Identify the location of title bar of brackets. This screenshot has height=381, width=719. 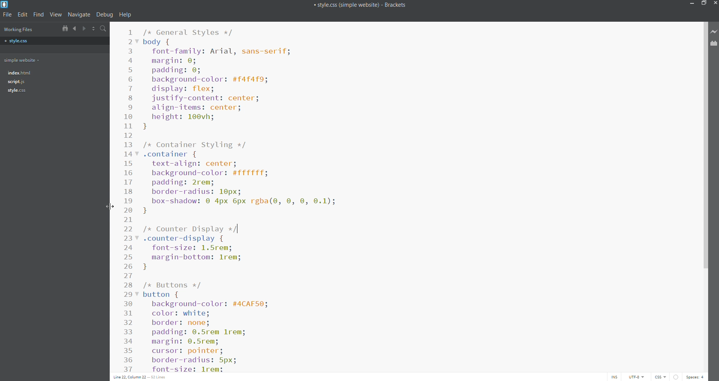
(359, 4).